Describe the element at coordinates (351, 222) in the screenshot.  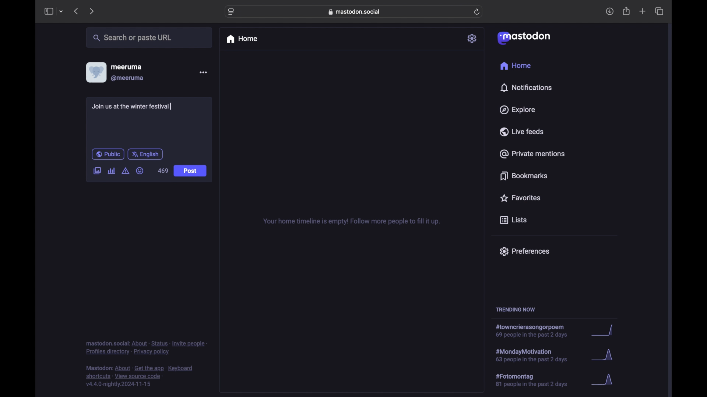
I see `your home timeline is empty! follow more people to fill it up` at that location.